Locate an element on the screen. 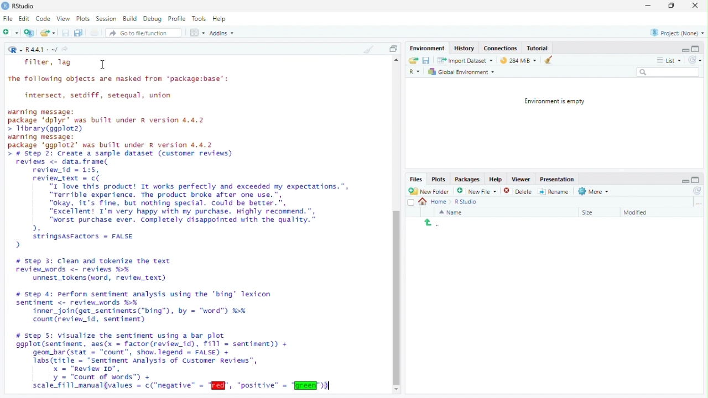 The height and width of the screenshot is (398, 708). Clean is located at coordinates (546, 60).